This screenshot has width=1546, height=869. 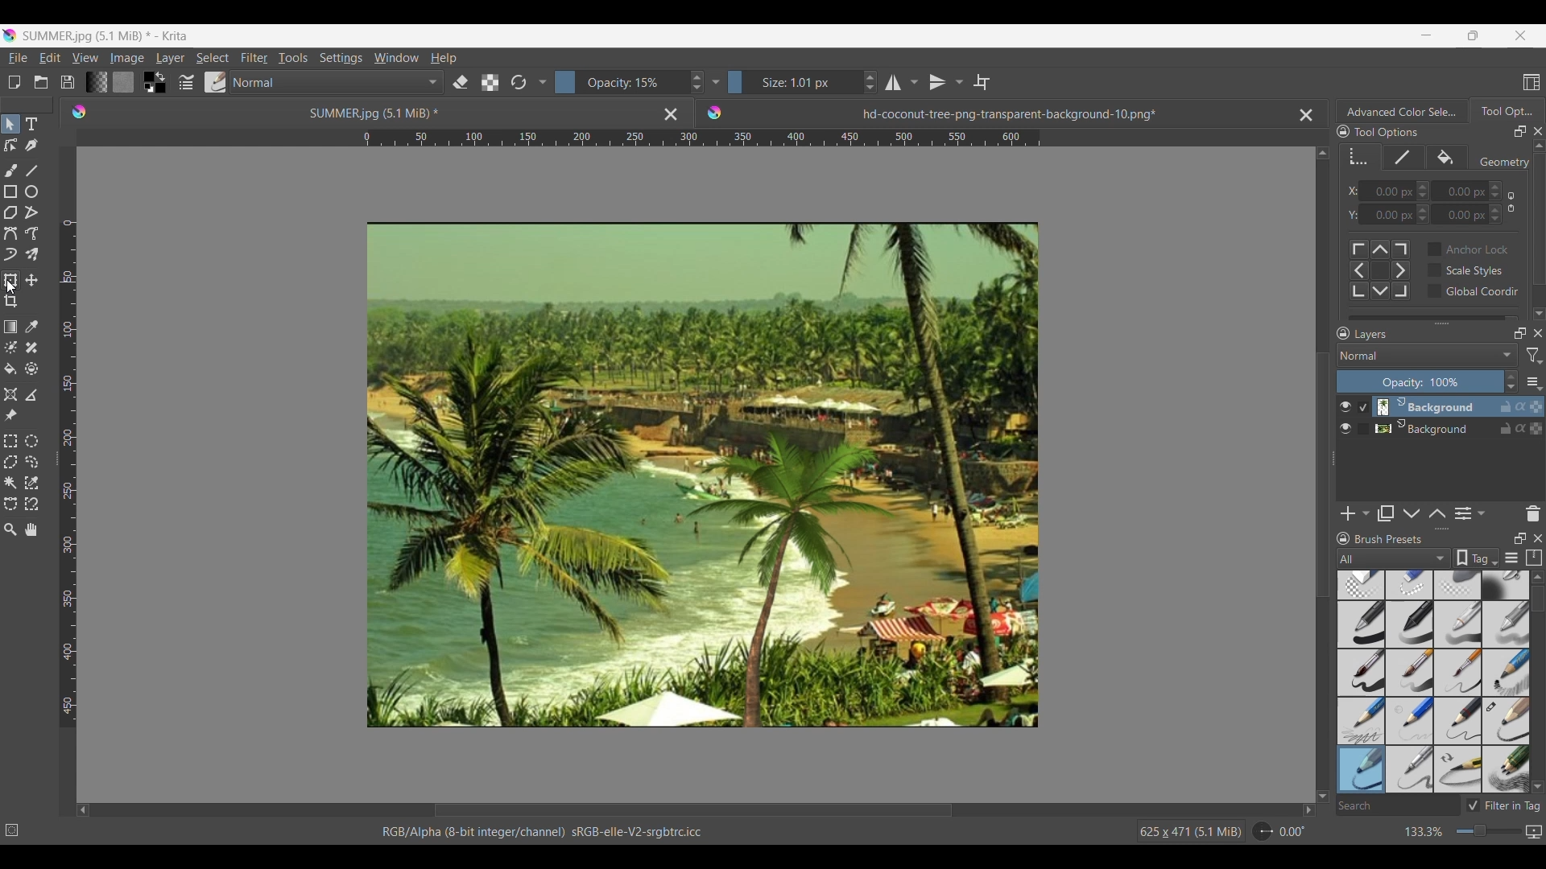 What do you see at coordinates (444, 59) in the screenshot?
I see `Help` at bounding box center [444, 59].